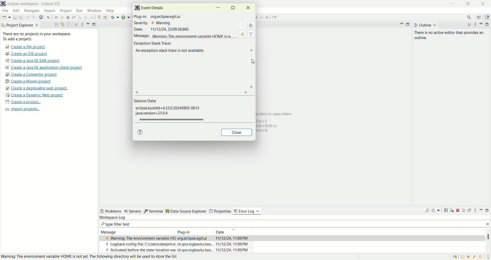  I want to click on file, so click(5, 10).